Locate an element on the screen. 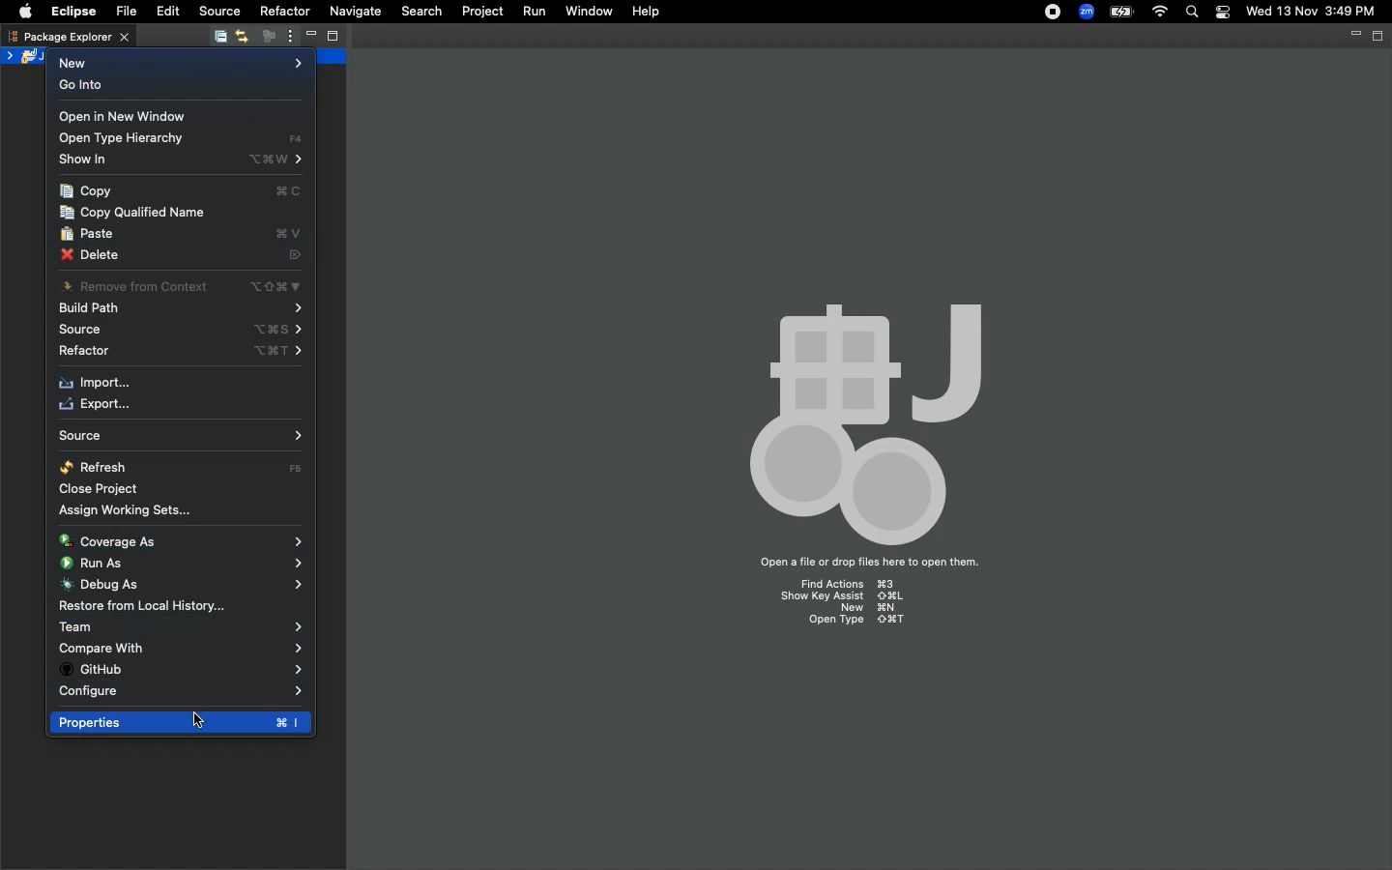 The width and height of the screenshot is (1392, 870). Find action ⌘3 Show Key assist ⇧⌘L New ⌘N Open Type ⇧⌘T is located at coordinates (850, 607).